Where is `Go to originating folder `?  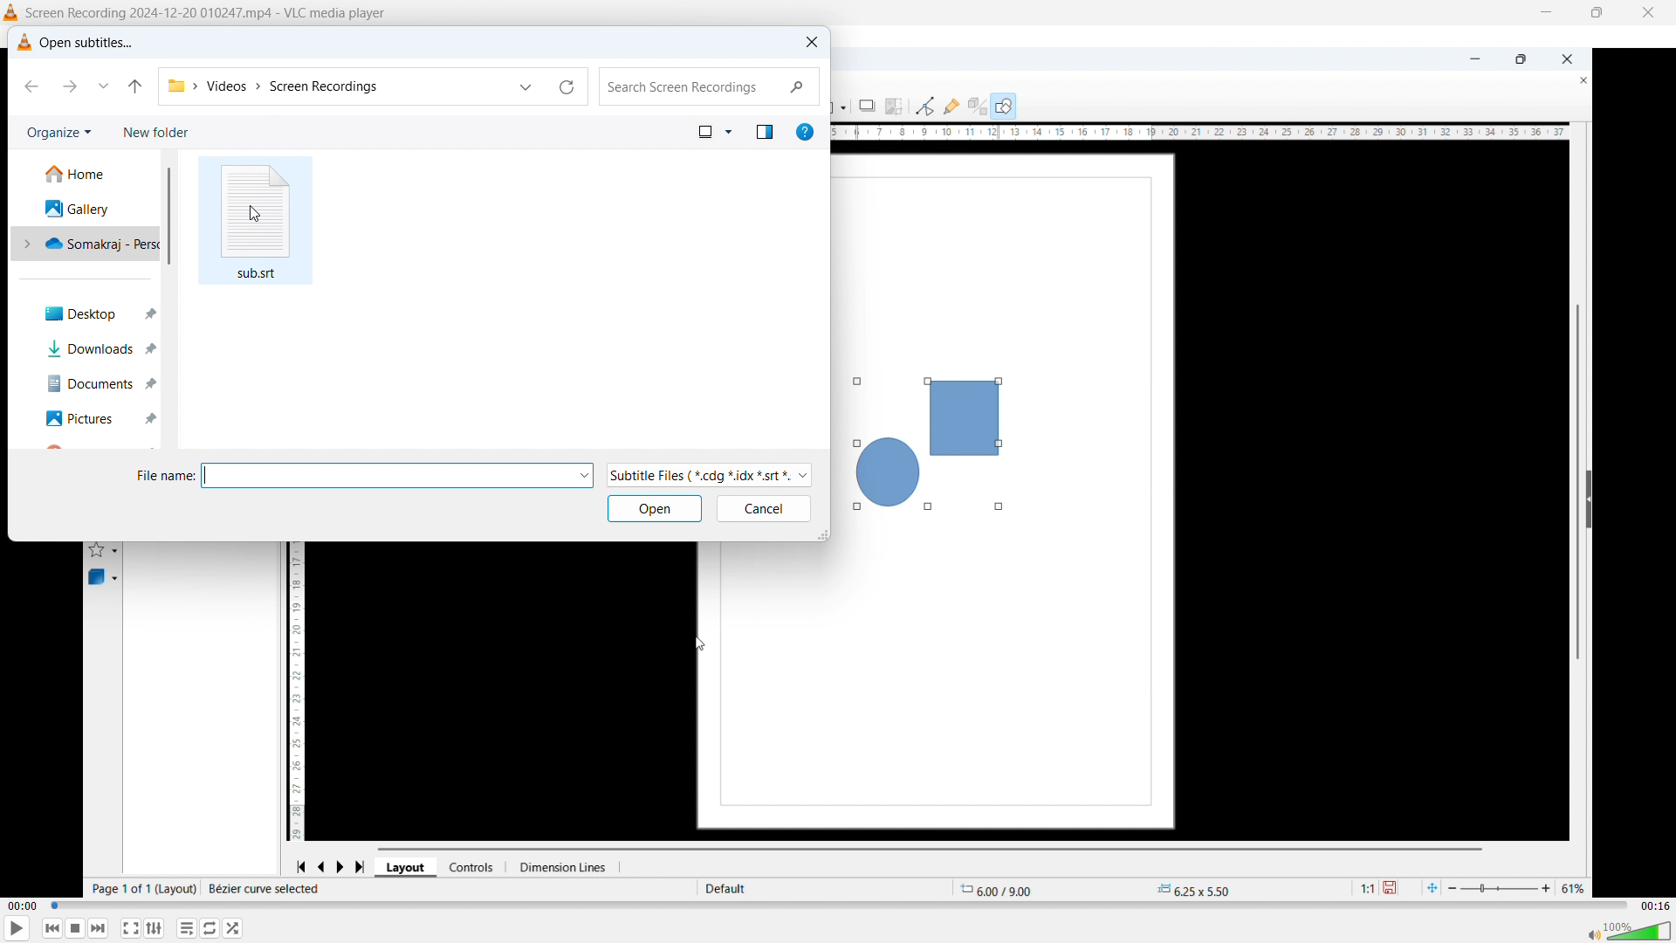
Go to originating folder  is located at coordinates (134, 85).